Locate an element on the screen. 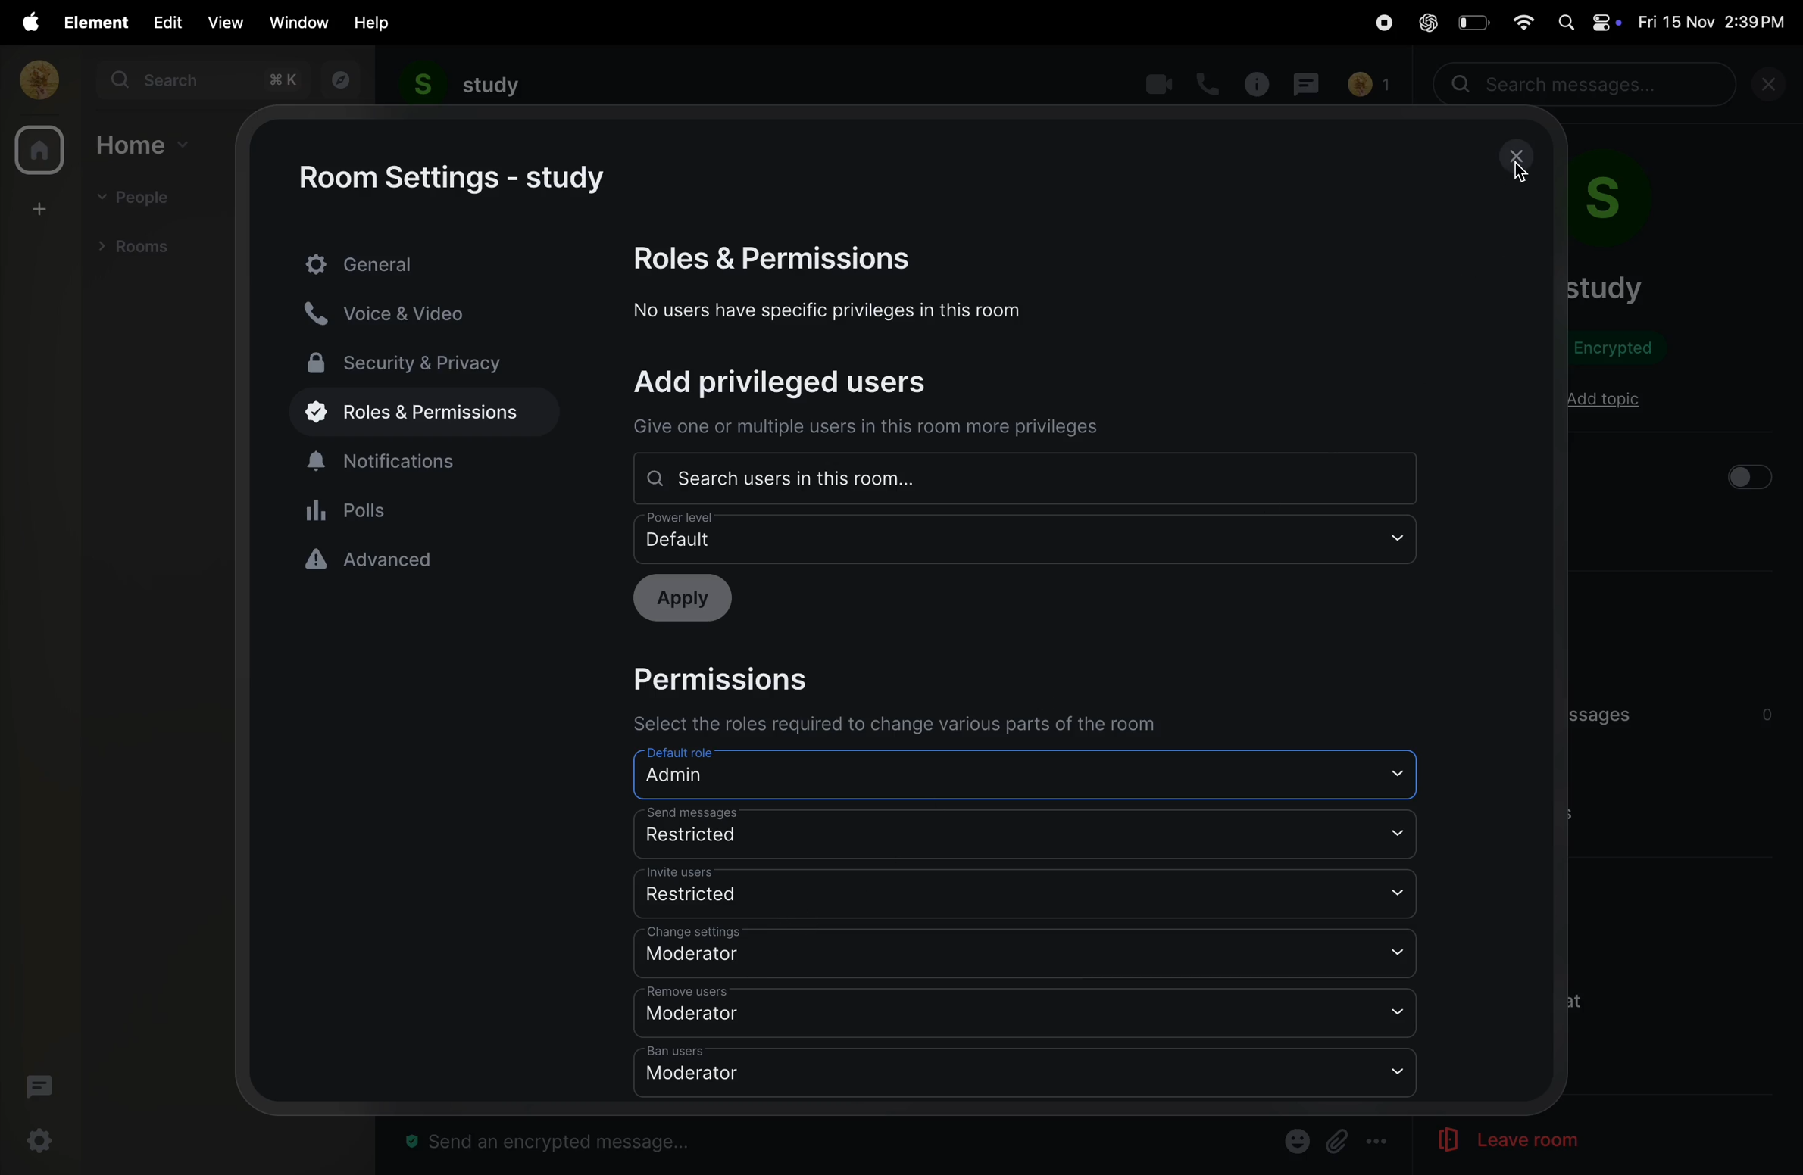  security and privacy  is located at coordinates (416, 361).